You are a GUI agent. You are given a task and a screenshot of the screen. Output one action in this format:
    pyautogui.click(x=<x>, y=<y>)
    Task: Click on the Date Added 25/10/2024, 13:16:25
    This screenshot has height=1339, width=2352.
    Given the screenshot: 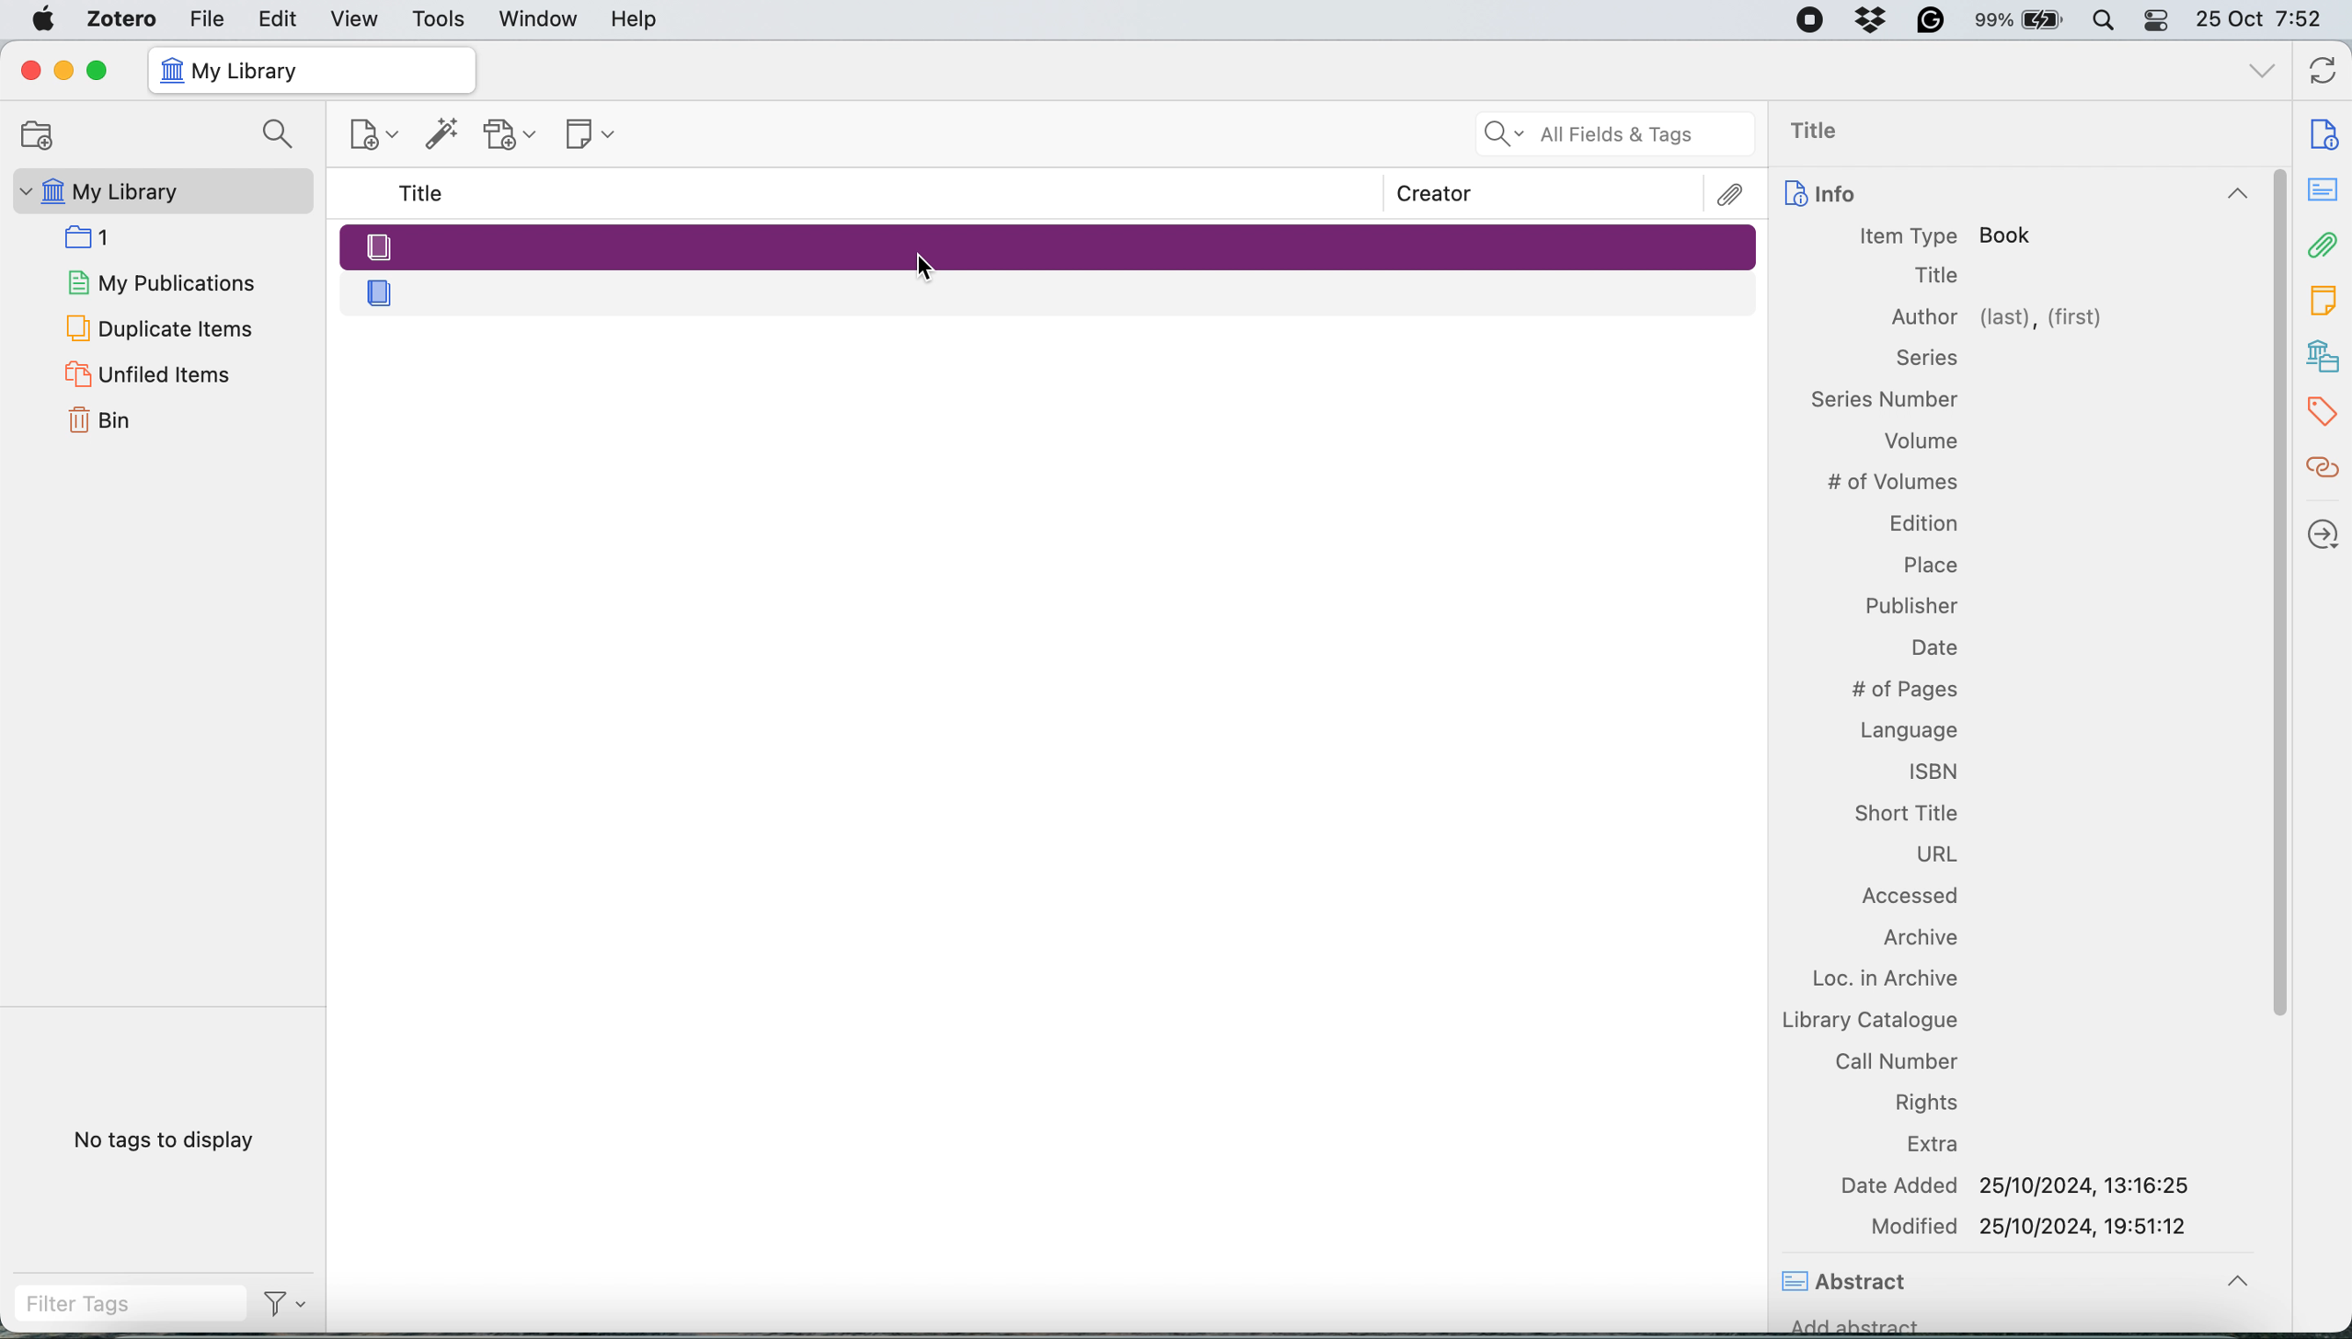 What is the action you would take?
    pyautogui.click(x=2021, y=1184)
    